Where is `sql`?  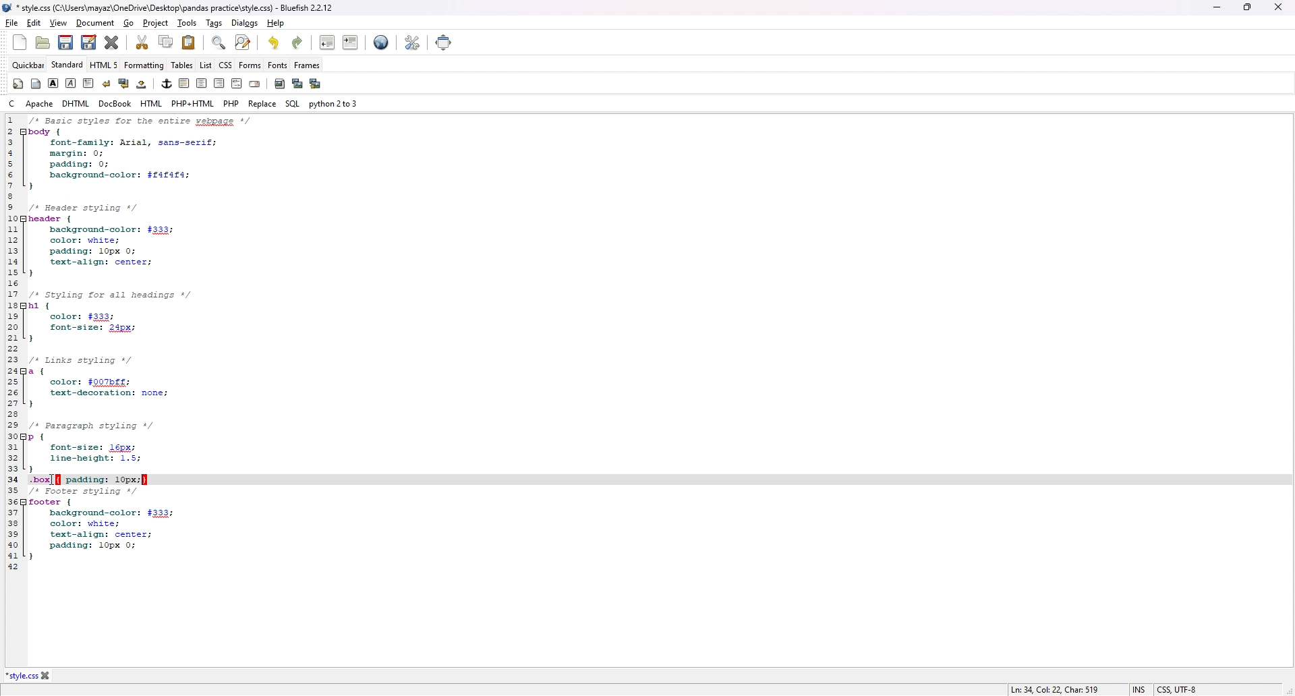 sql is located at coordinates (292, 105).